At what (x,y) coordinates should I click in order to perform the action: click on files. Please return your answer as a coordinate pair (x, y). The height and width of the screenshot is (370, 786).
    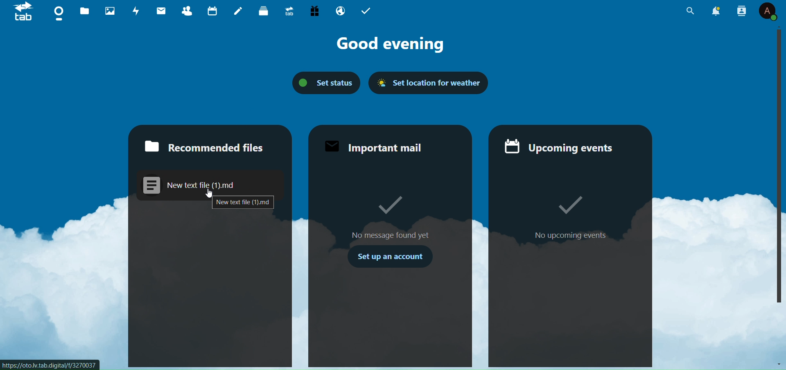
    Looking at the image, I should click on (84, 12).